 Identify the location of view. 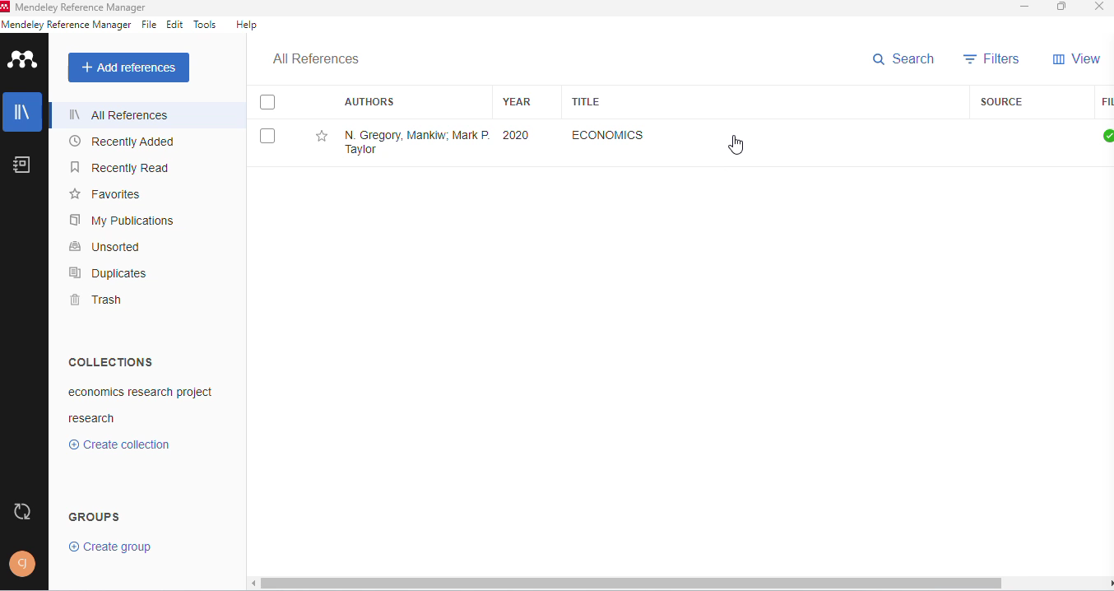
(1076, 59).